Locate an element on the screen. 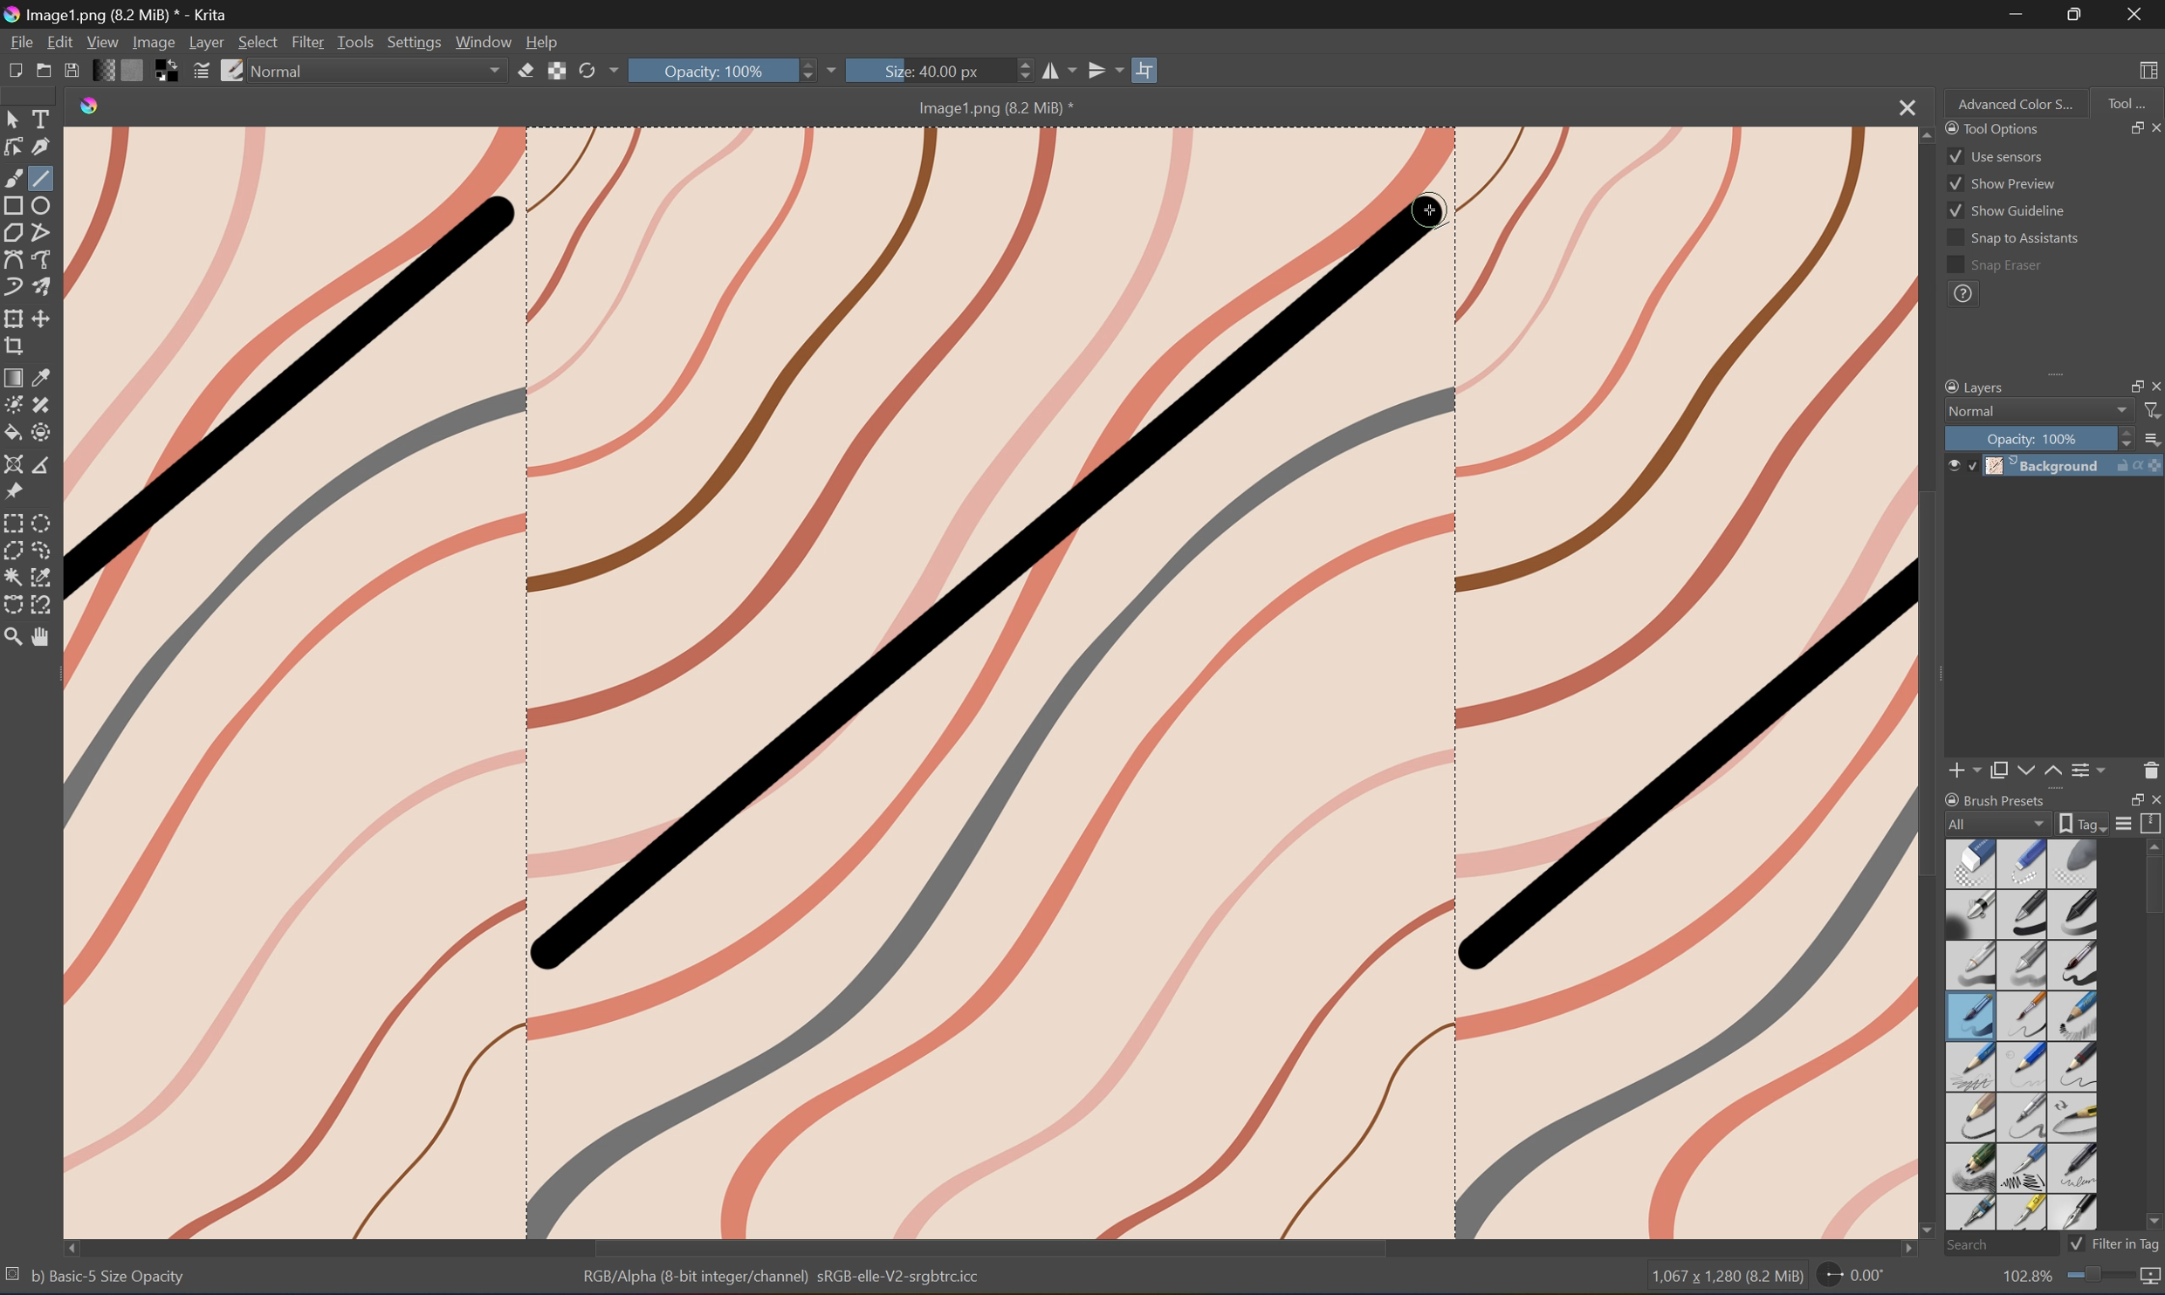 This screenshot has height=1295, width=2165. Normal is located at coordinates (1972, 411).